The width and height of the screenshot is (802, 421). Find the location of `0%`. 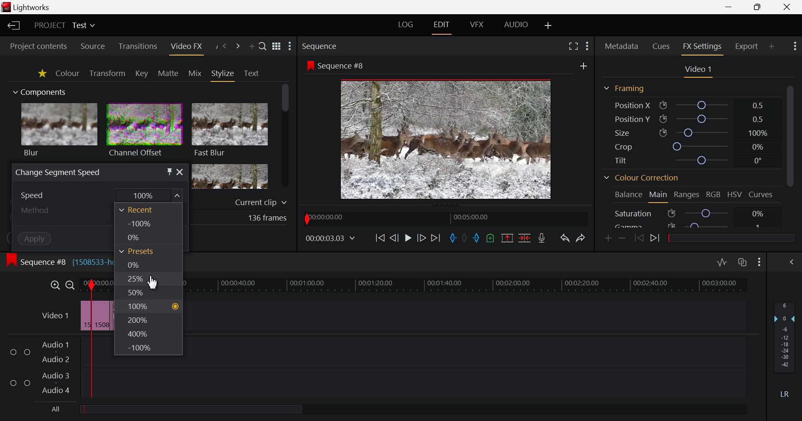

0% is located at coordinates (151, 240).